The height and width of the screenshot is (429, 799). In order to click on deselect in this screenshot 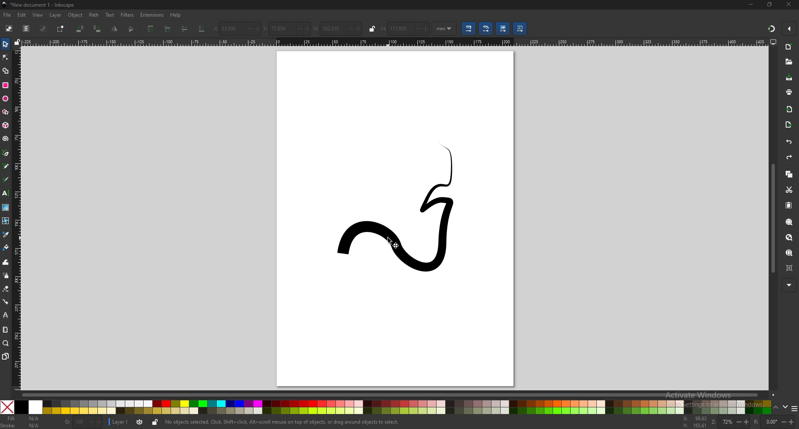, I will do `click(44, 28)`.